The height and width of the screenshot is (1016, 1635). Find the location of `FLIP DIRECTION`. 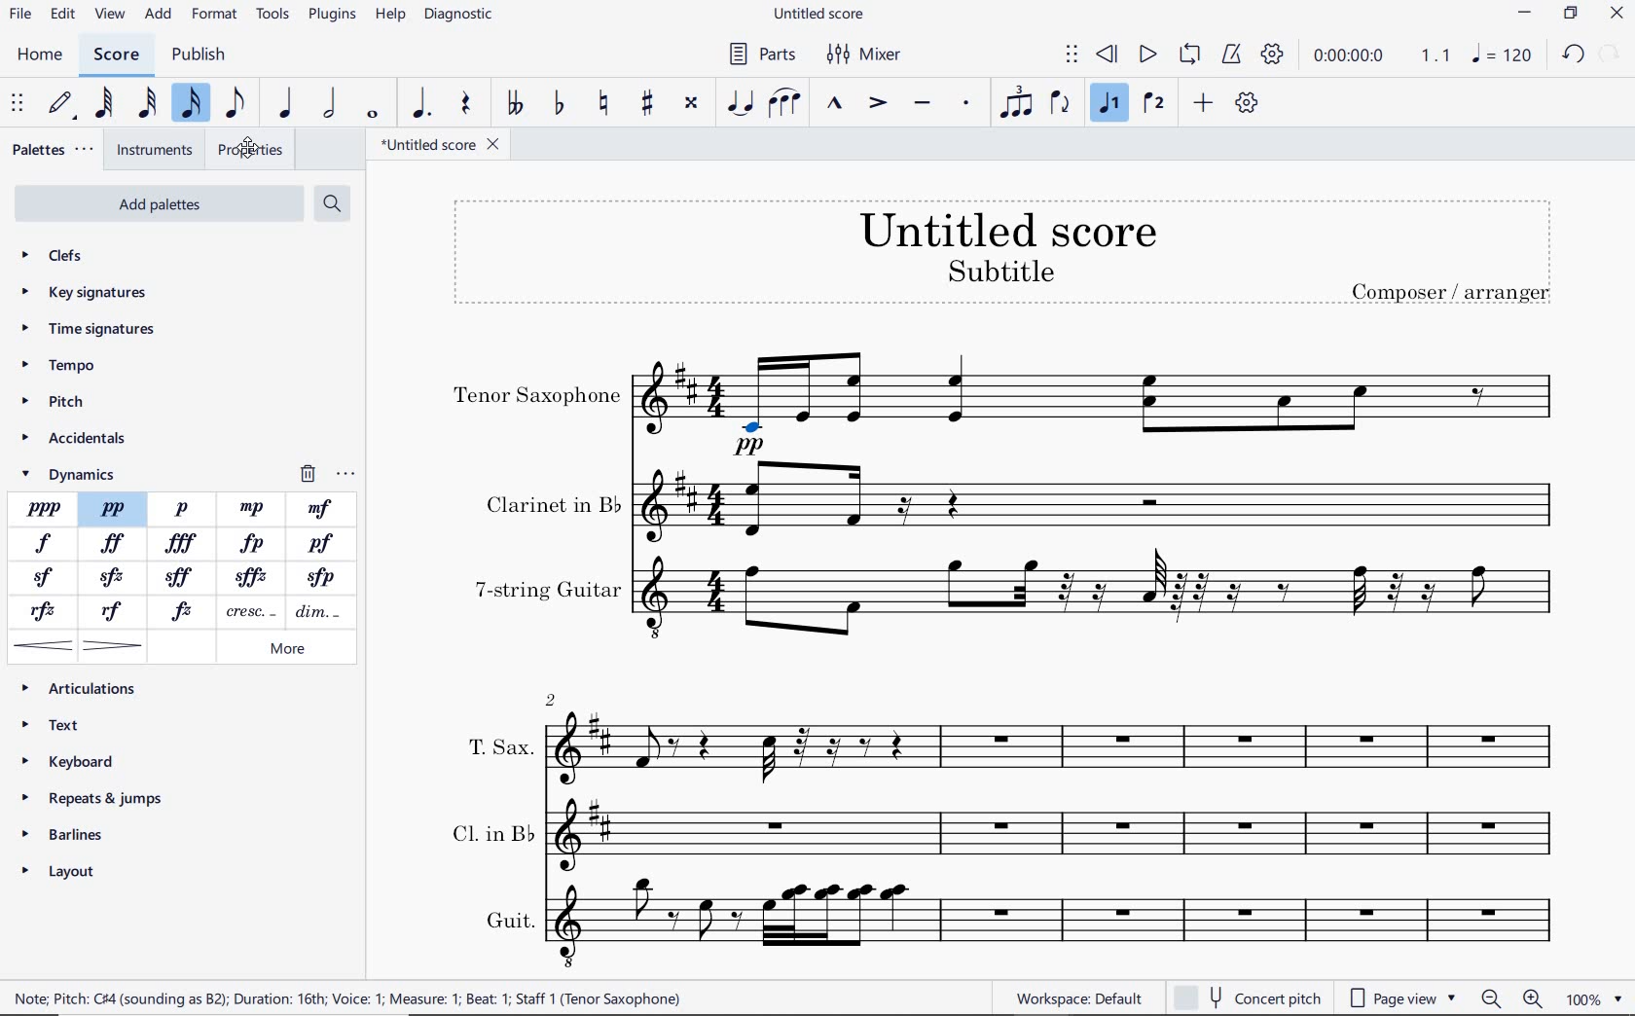

FLIP DIRECTION is located at coordinates (1065, 103).